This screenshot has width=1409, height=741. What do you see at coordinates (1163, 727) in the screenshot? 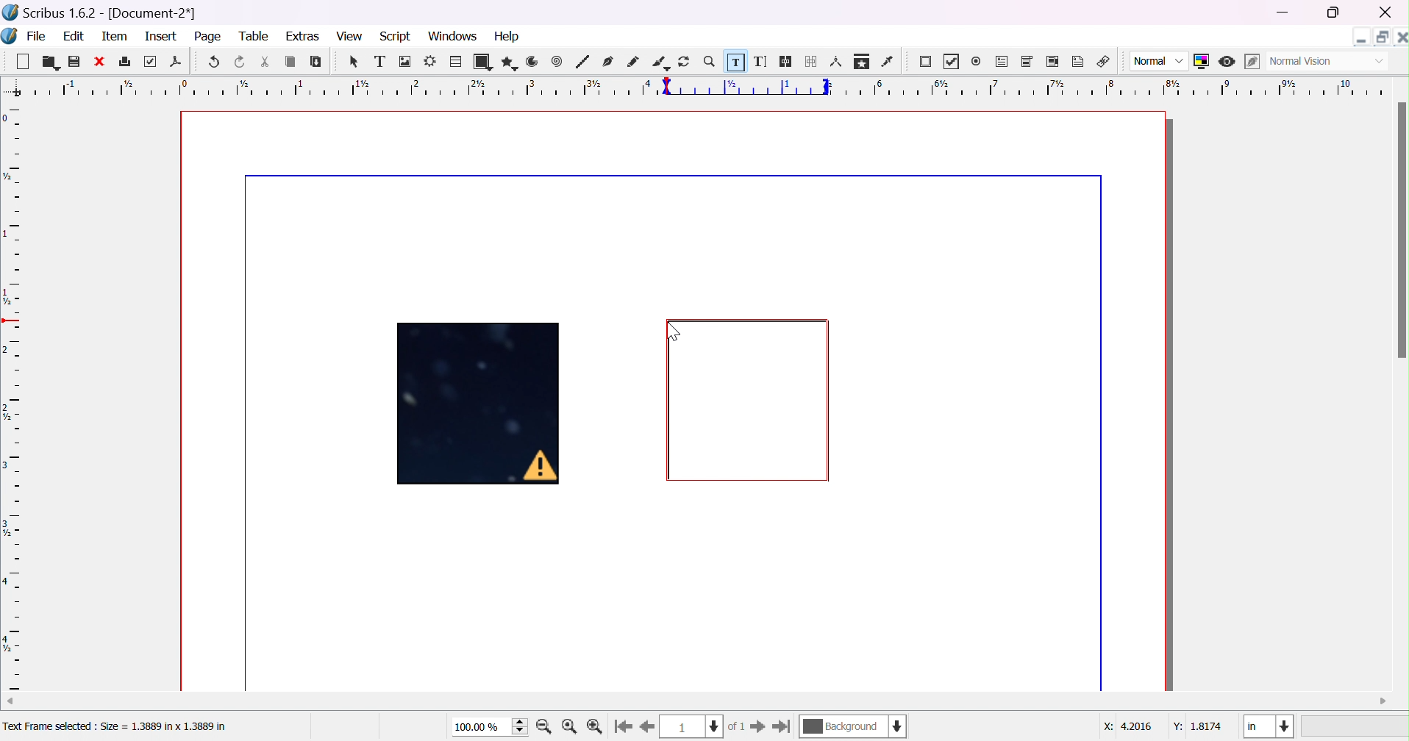
I see `X: 42016  Y: 1.8174` at bounding box center [1163, 727].